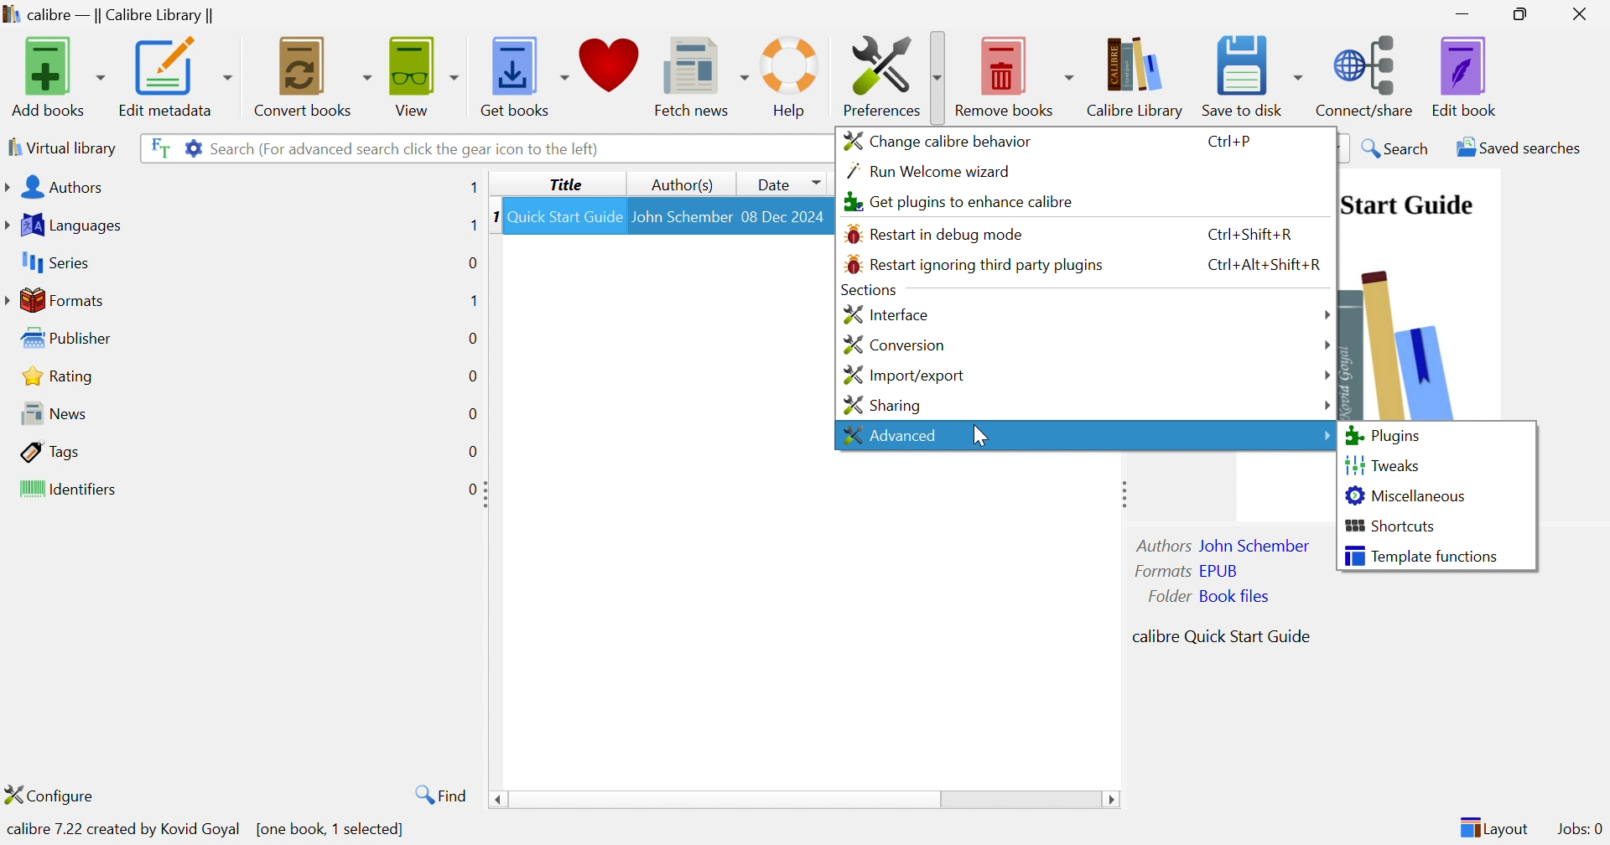 This screenshot has width=1610, height=845. I want to click on Help, so click(791, 76).